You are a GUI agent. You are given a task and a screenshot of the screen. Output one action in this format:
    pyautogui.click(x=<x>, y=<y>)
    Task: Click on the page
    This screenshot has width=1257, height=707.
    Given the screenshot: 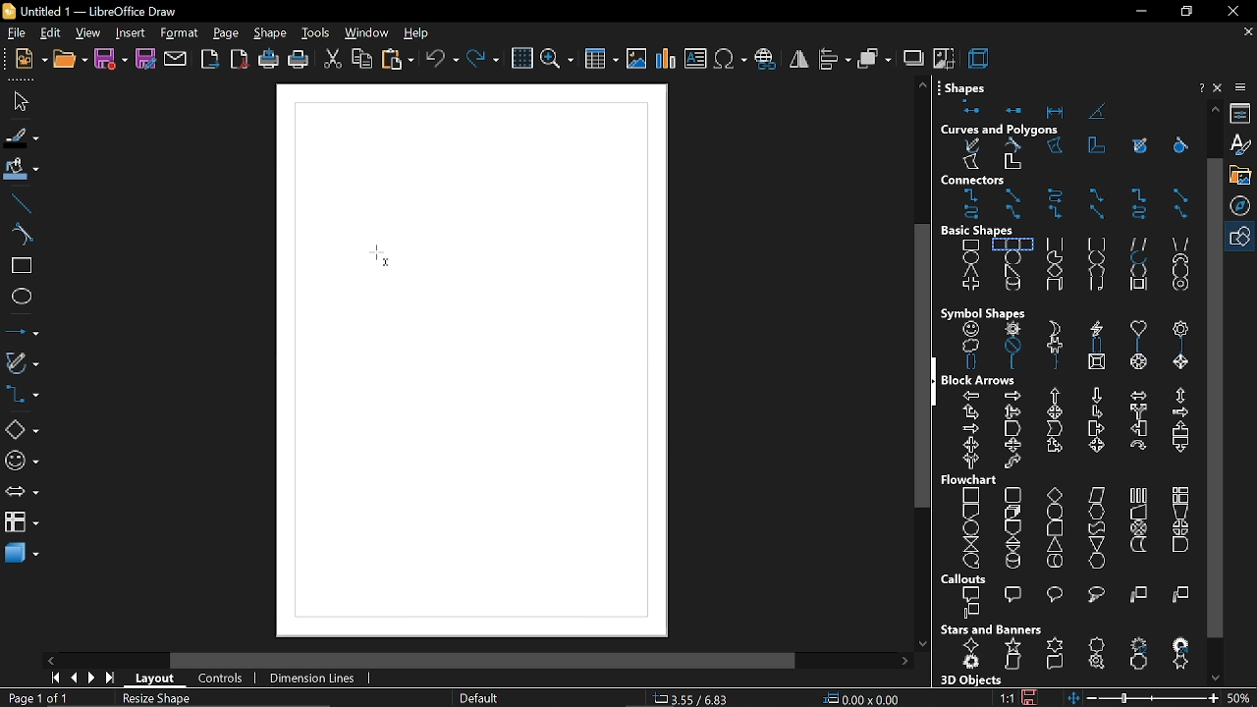 What is the action you would take?
    pyautogui.click(x=227, y=34)
    